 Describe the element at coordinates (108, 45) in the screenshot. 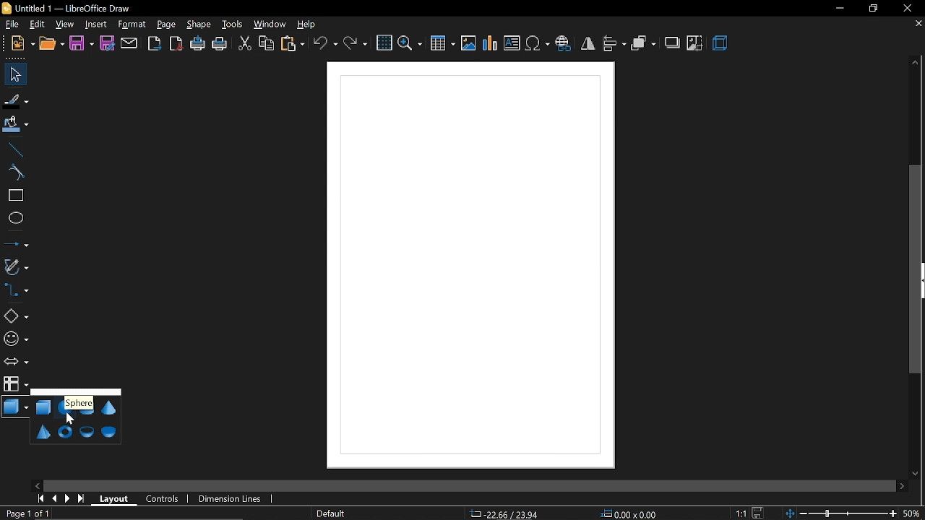

I see `save as` at that location.